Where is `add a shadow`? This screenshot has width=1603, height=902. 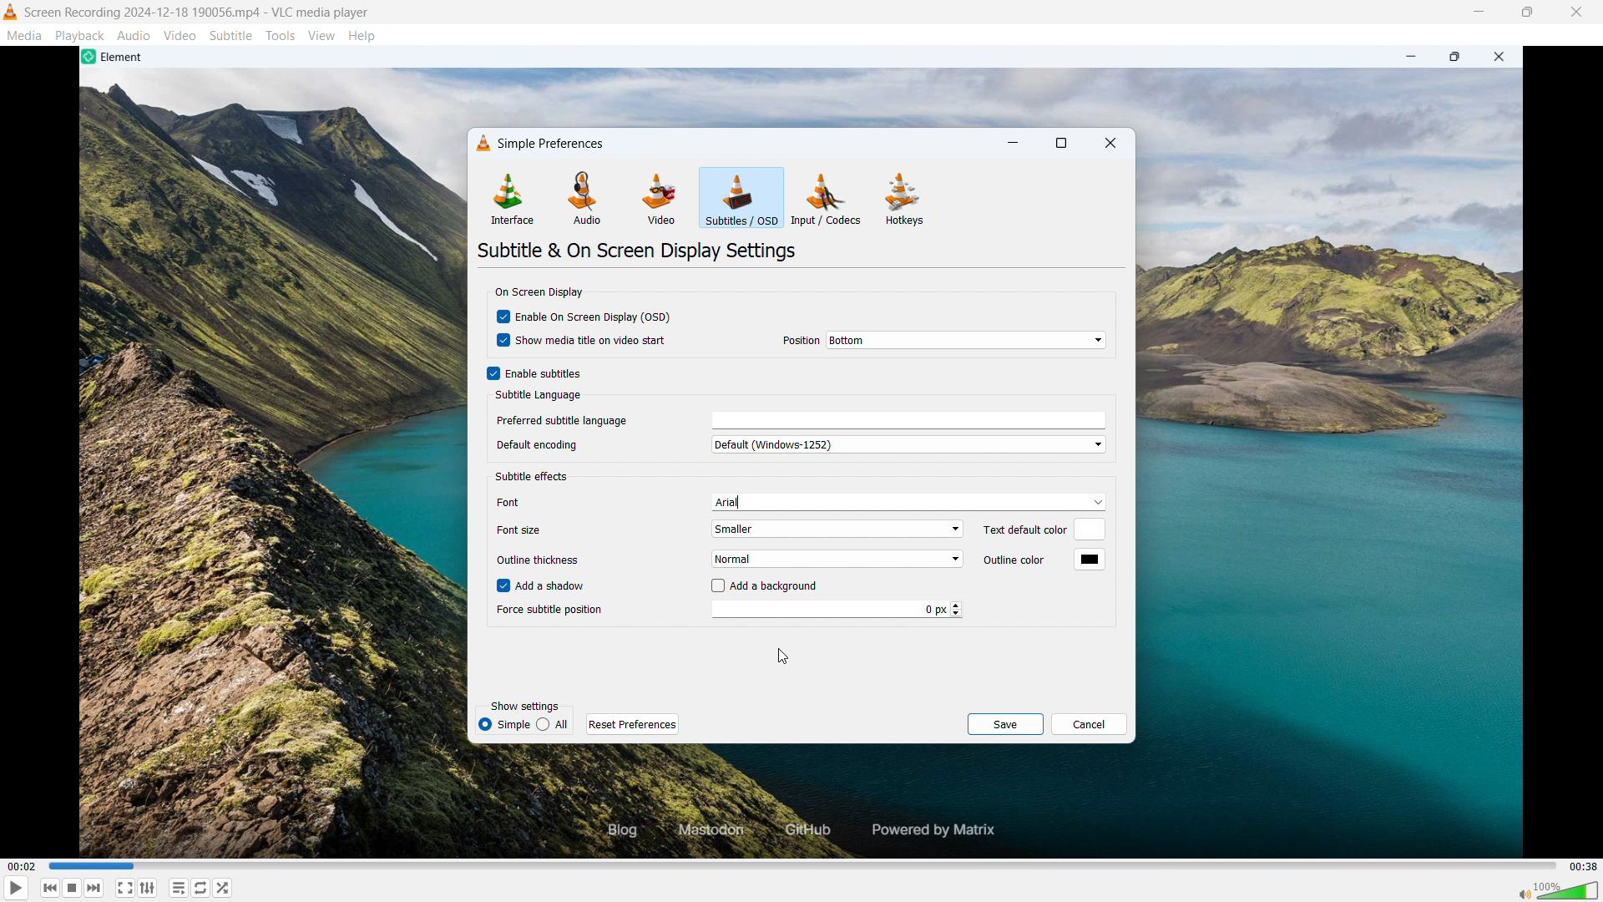
add a shadow is located at coordinates (543, 585).